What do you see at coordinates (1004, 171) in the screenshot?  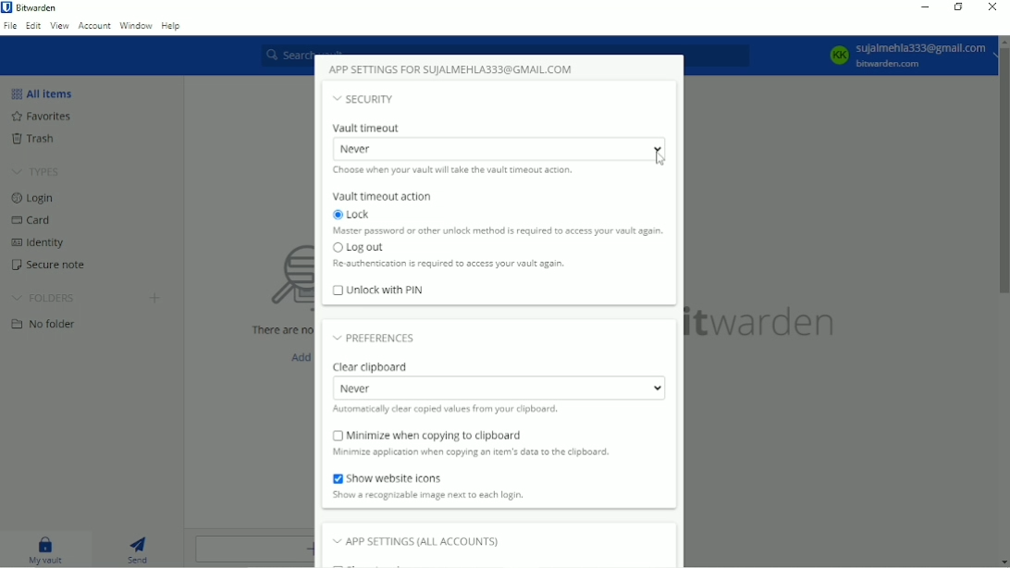 I see `Vertical scrollbar` at bounding box center [1004, 171].